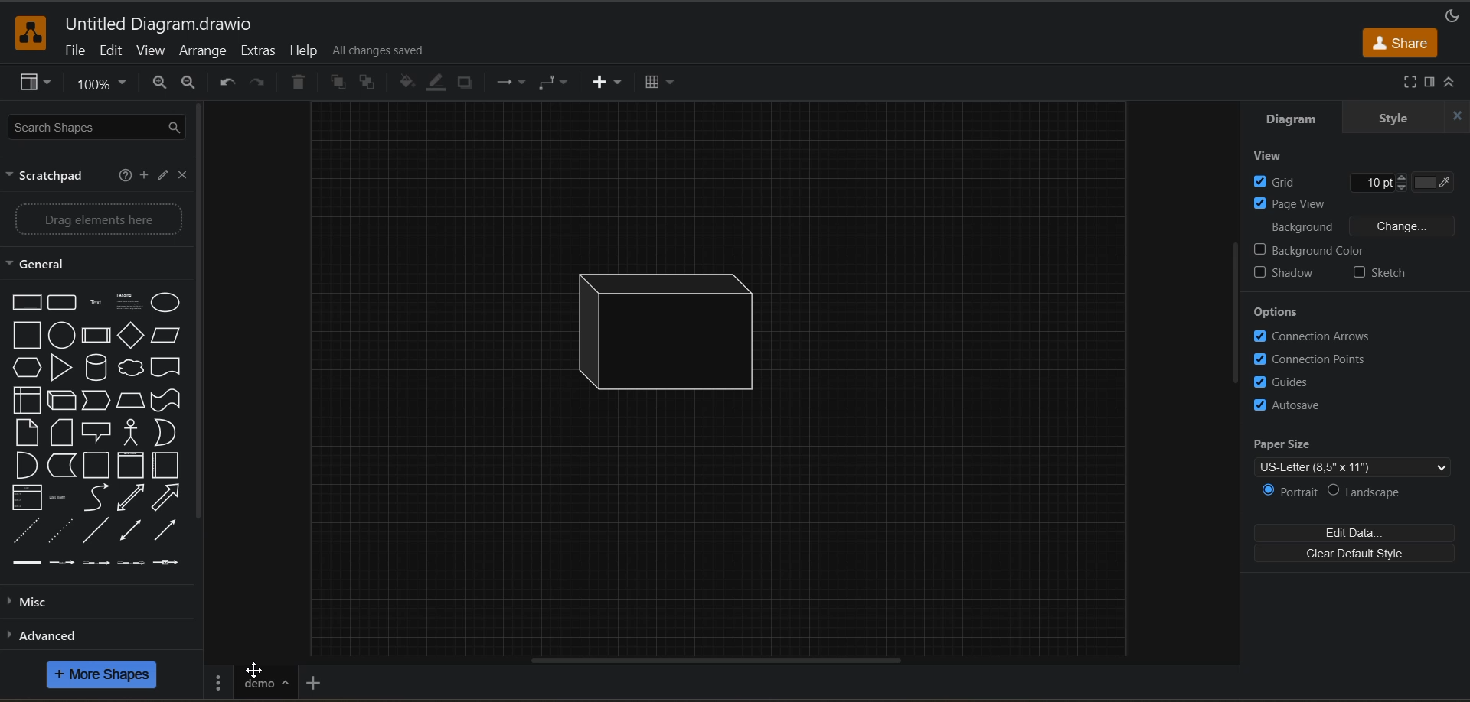 Image resolution: width=1470 pixels, height=702 pixels. I want to click on insert page, so click(318, 684).